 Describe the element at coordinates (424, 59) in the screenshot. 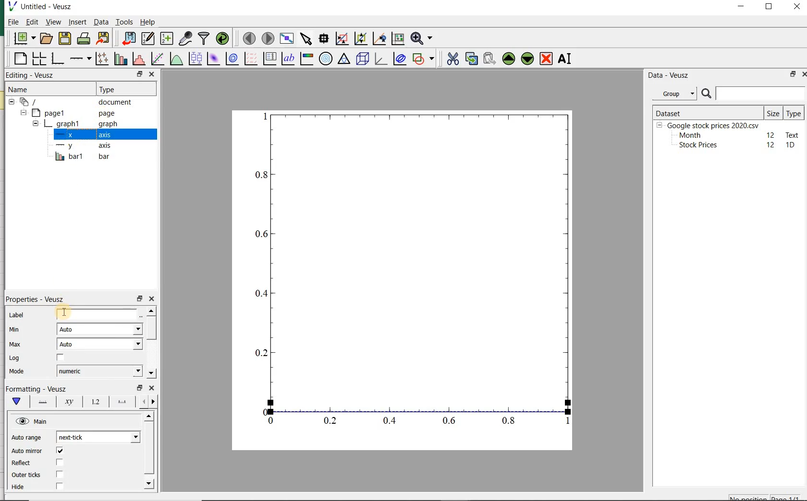

I see `add a shape to the plot` at that location.